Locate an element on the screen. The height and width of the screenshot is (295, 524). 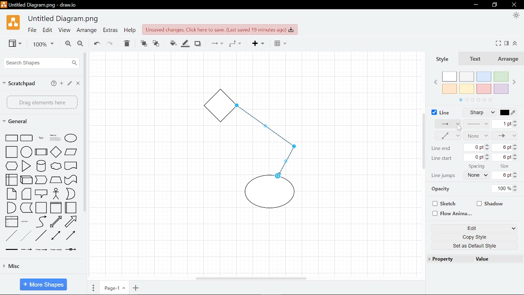
shape is located at coordinates (11, 194).